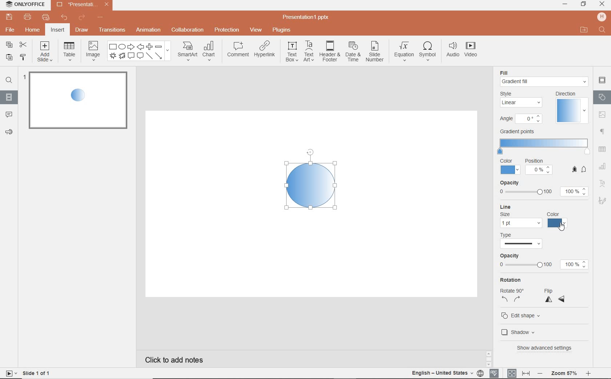  What do you see at coordinates (452, 50) in the screenshot?
I see `audio` at bounding box center [452, 50].